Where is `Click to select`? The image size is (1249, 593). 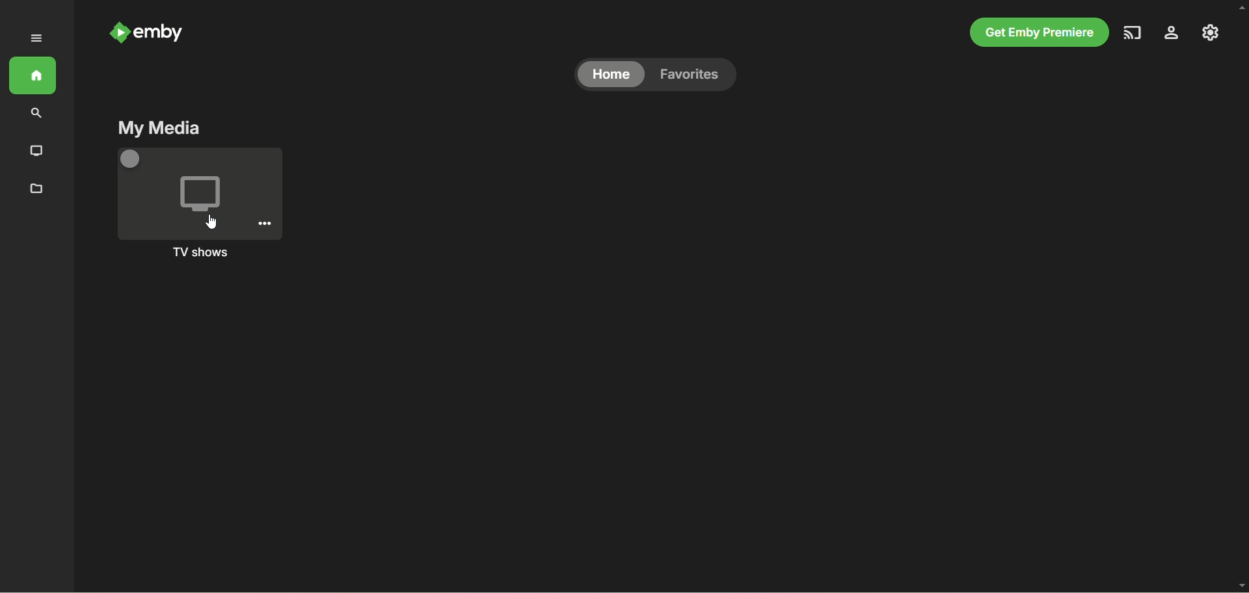 Click to select is located at coordinates (130, 159).